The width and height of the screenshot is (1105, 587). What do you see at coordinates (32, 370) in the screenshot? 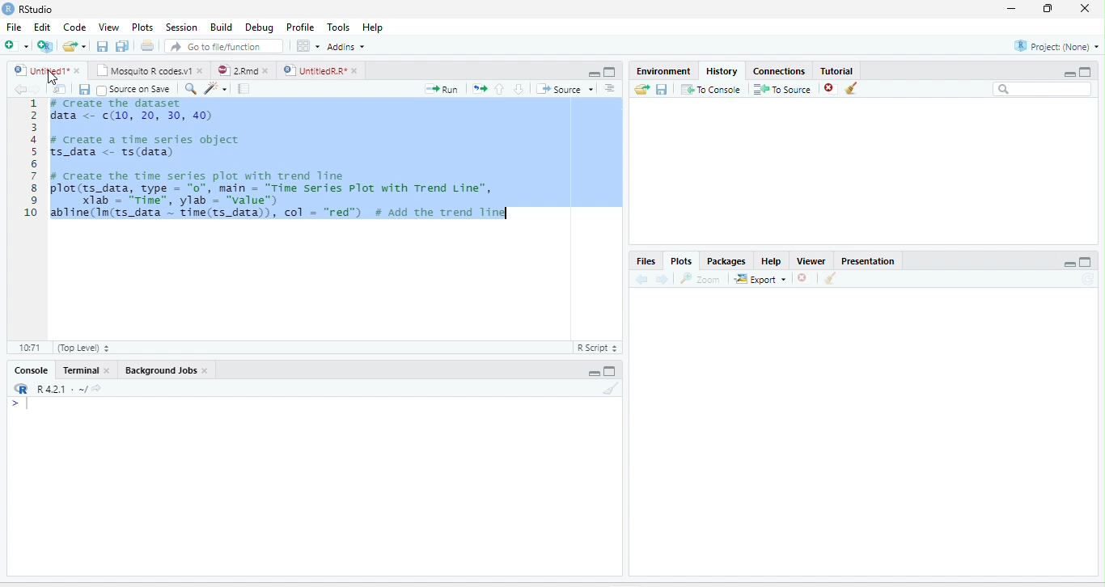
I see `Console` at bounding box center [32, 370].